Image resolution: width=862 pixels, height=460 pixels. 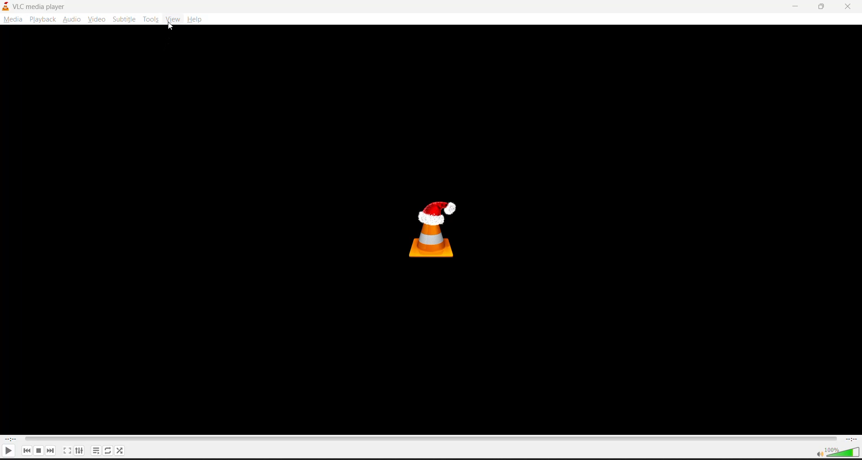 What do you see at coordinates (9, 451) in the screenshot?
I see `play` at bounding box center [9, 451].